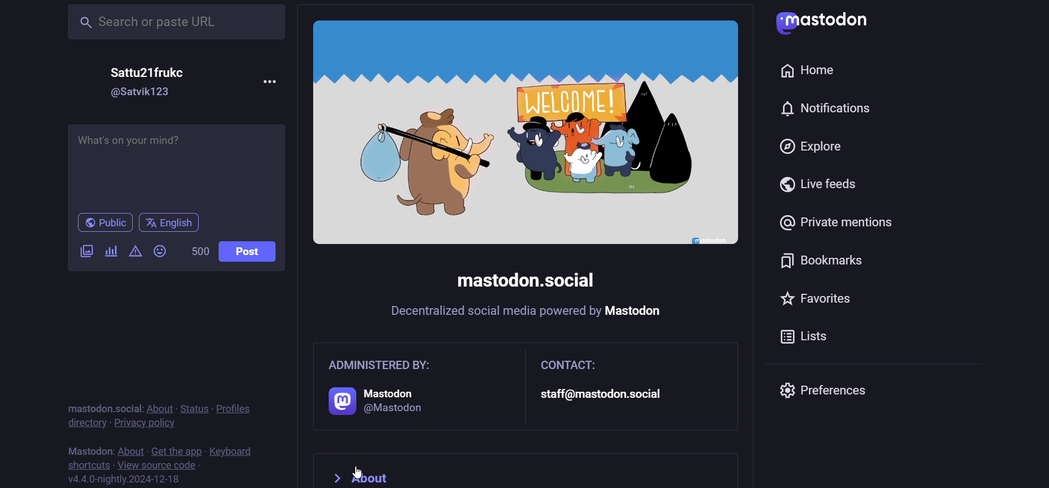  What do you see at coordinates (146, 423) in the screenshot?
I see `privacy policy` at bounding box center [146, 423].